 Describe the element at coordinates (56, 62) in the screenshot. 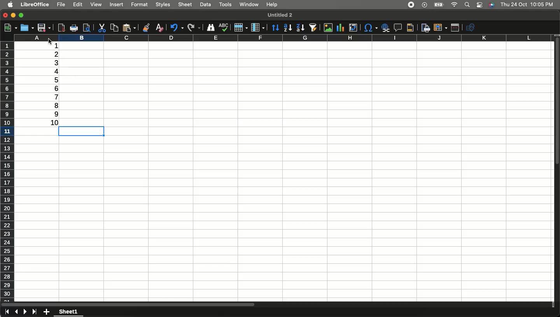

I see `3` at that location.